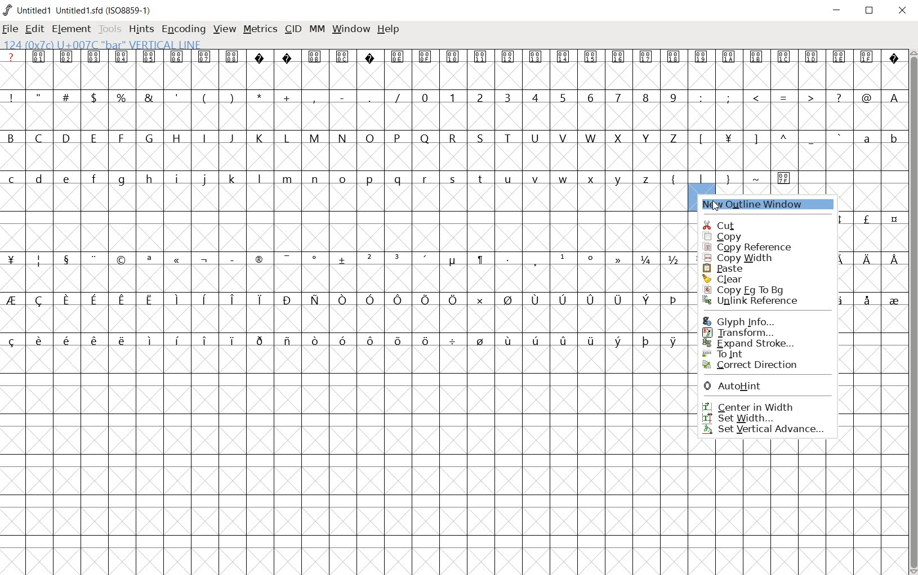  What do you see at coordinates (798, 520) in the screenshot?
I see `empty cells` at bounding box center [798, 520].